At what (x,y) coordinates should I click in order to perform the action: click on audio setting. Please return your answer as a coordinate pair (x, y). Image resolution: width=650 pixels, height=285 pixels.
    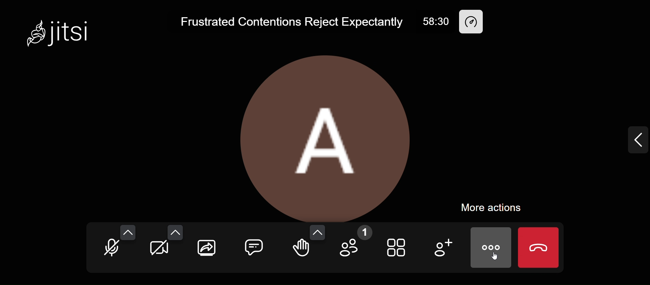
    Looking at the image, I should click on (130, 231).